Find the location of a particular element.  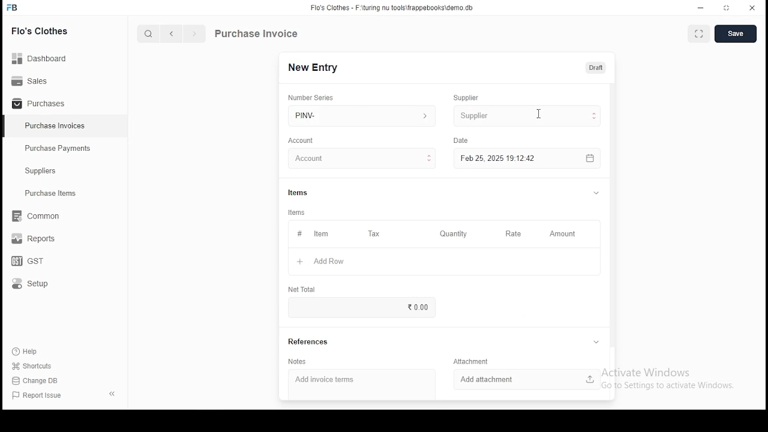

common is located at coordinates (39, 216).